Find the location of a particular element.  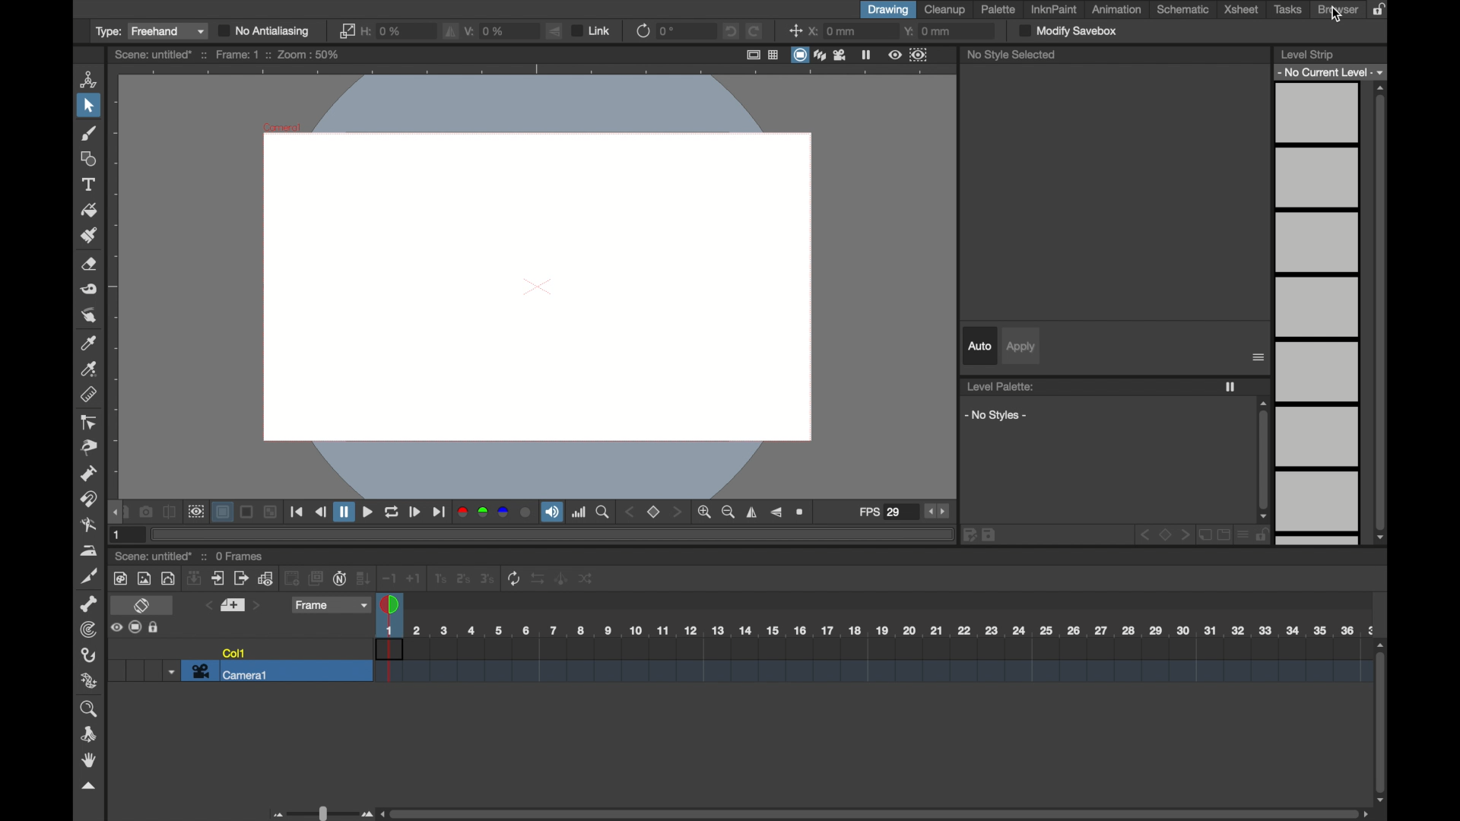

browser is located at coordinates (1339, 10).